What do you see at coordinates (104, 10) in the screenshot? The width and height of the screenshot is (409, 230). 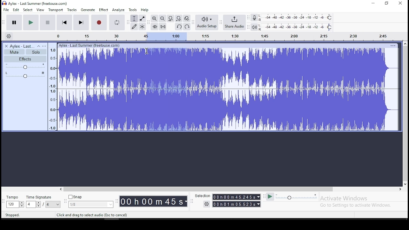 I see `effect` at bounding box center [104, 10].